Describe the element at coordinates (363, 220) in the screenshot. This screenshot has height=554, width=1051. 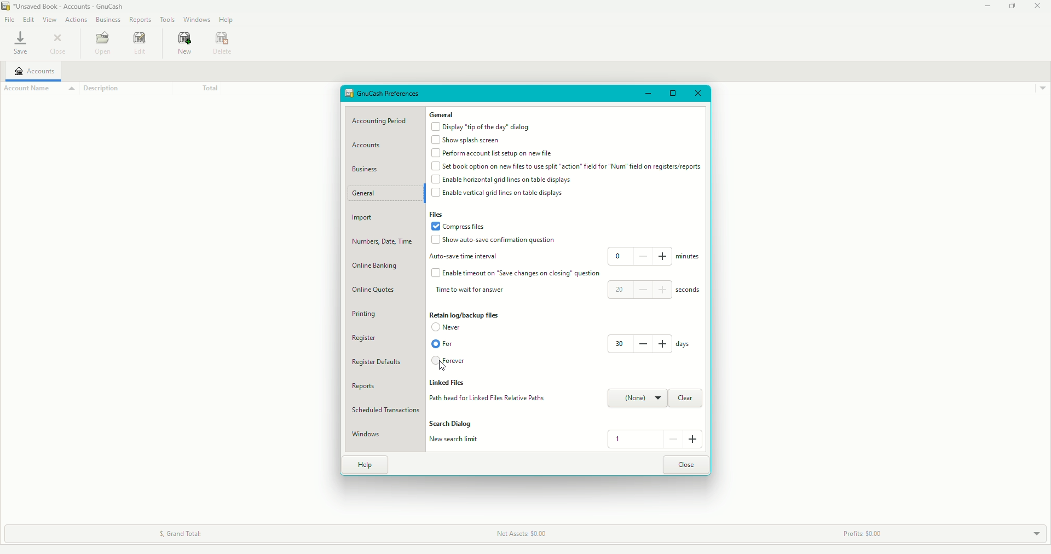
I see `Import` at that location.